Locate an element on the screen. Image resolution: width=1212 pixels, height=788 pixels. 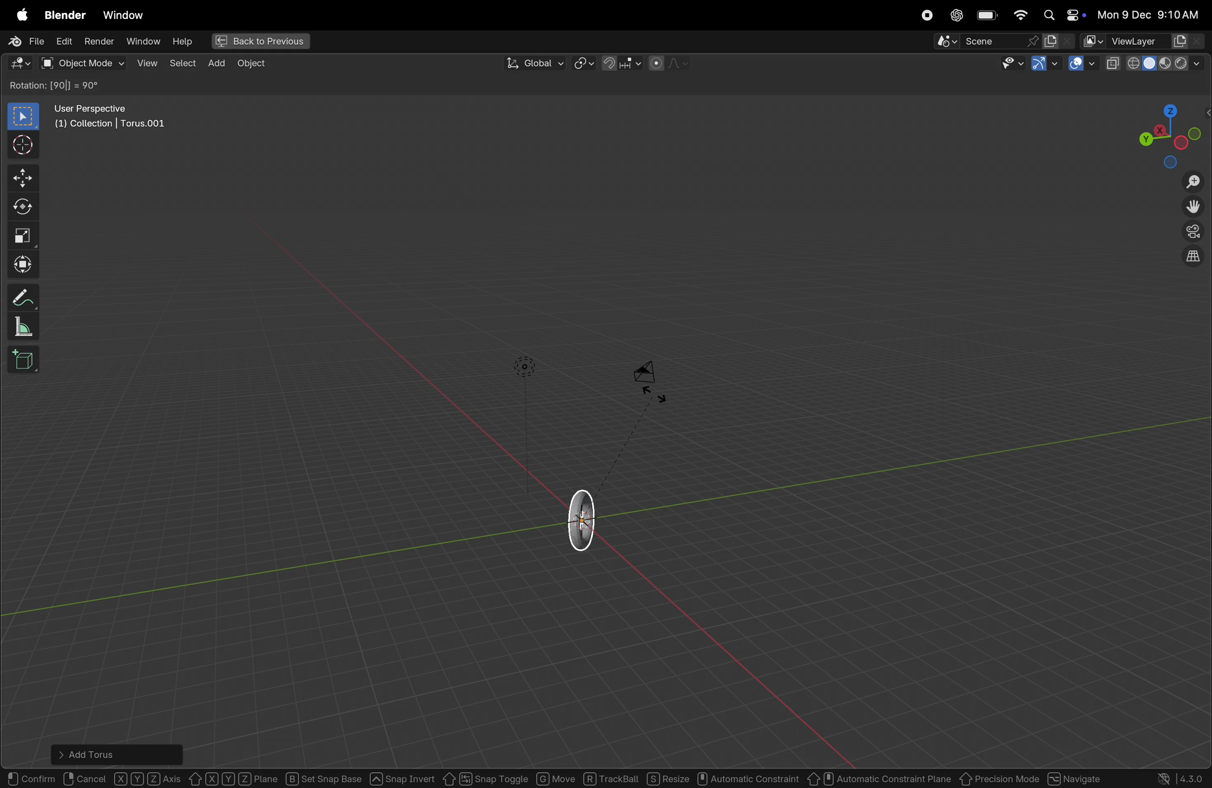
scene is located at coordinates (987, 41).